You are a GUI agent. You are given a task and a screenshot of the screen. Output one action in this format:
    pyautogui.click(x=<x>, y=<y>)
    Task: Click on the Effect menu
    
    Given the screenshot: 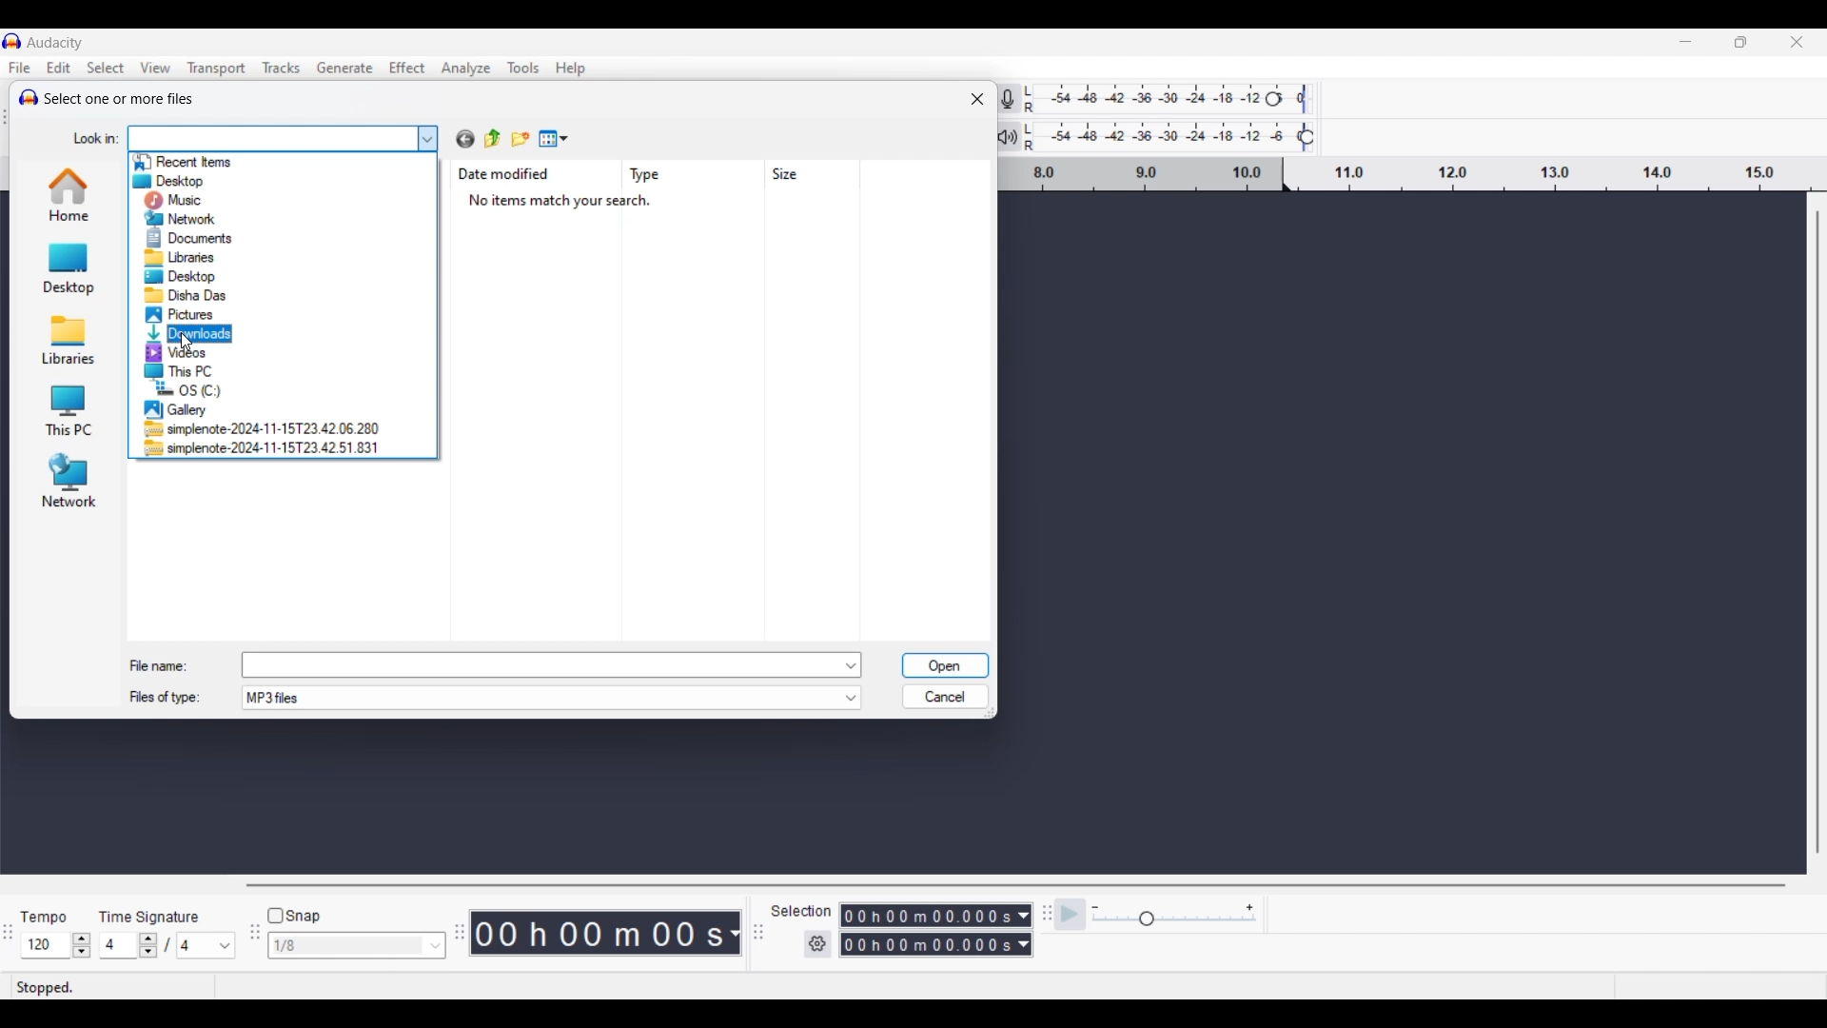 What is the action you would take?
    pyautogui.click(x=407, y=68)
    